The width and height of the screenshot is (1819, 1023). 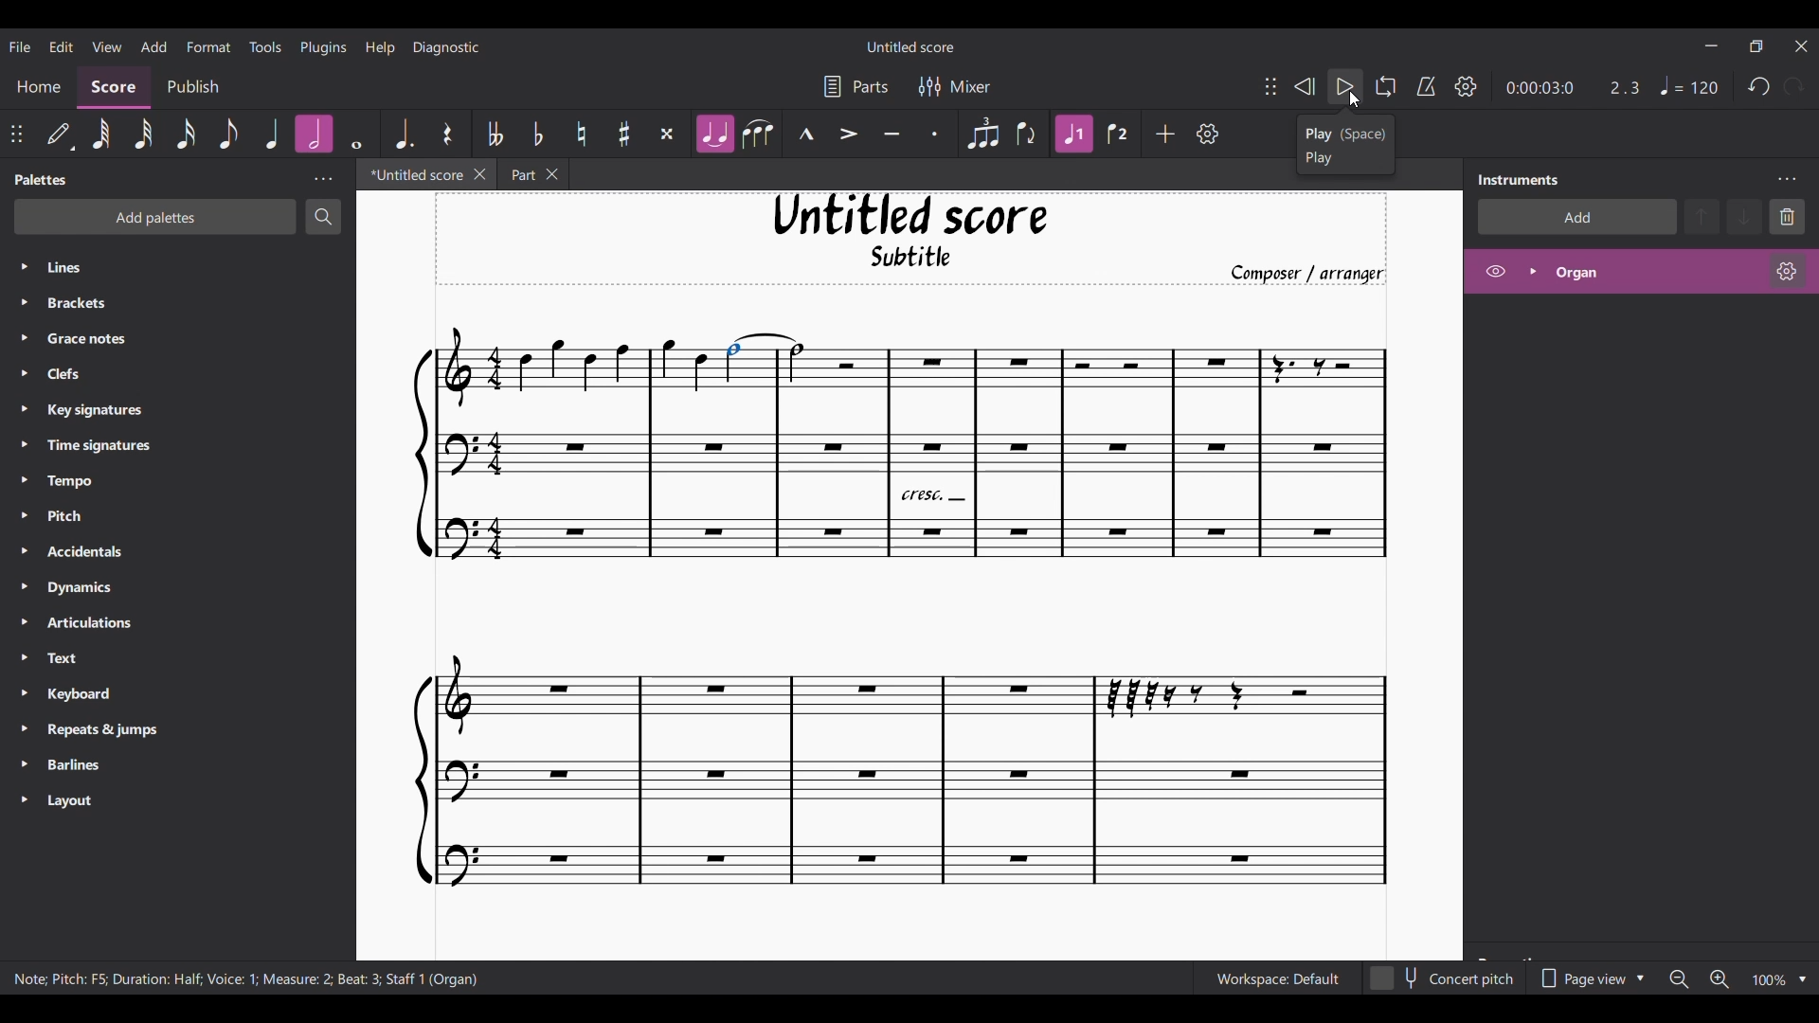 What do you see at coordinates (1756, 45) in the screenshot?
I see `Show interface in a smaller tab` at bounding box center [1756, 45].